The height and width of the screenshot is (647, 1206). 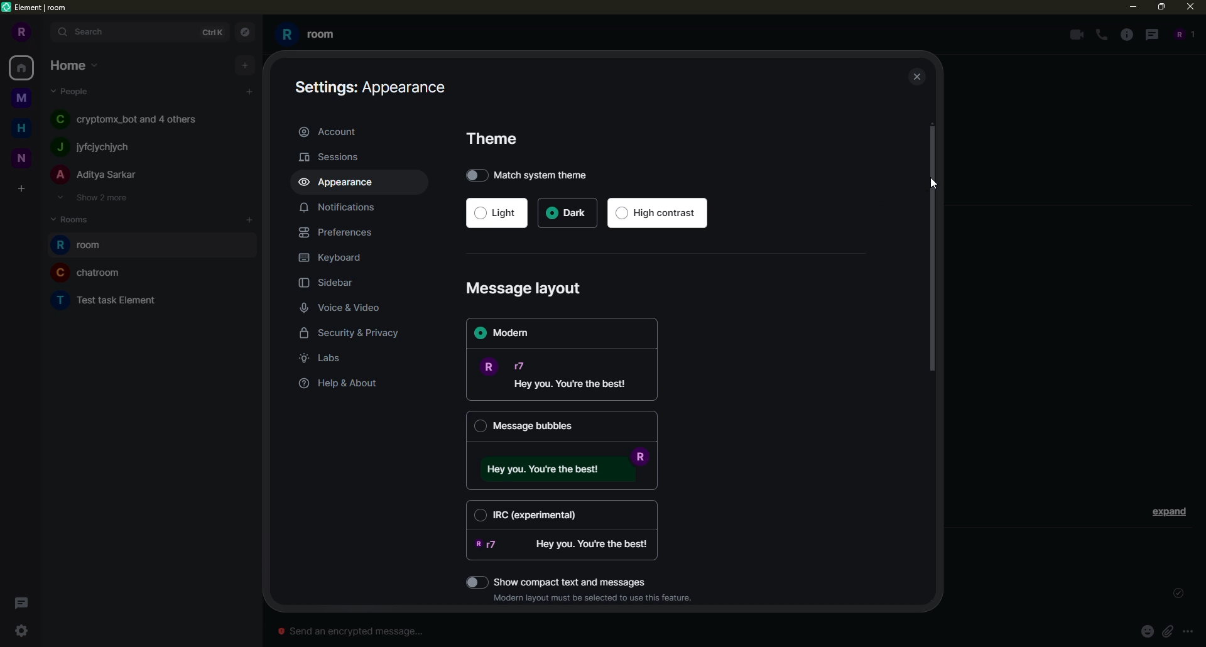 What do you see at coordinates (341, 183) in the screenshot?
I see `appearance` at bounding box center [341, 183].